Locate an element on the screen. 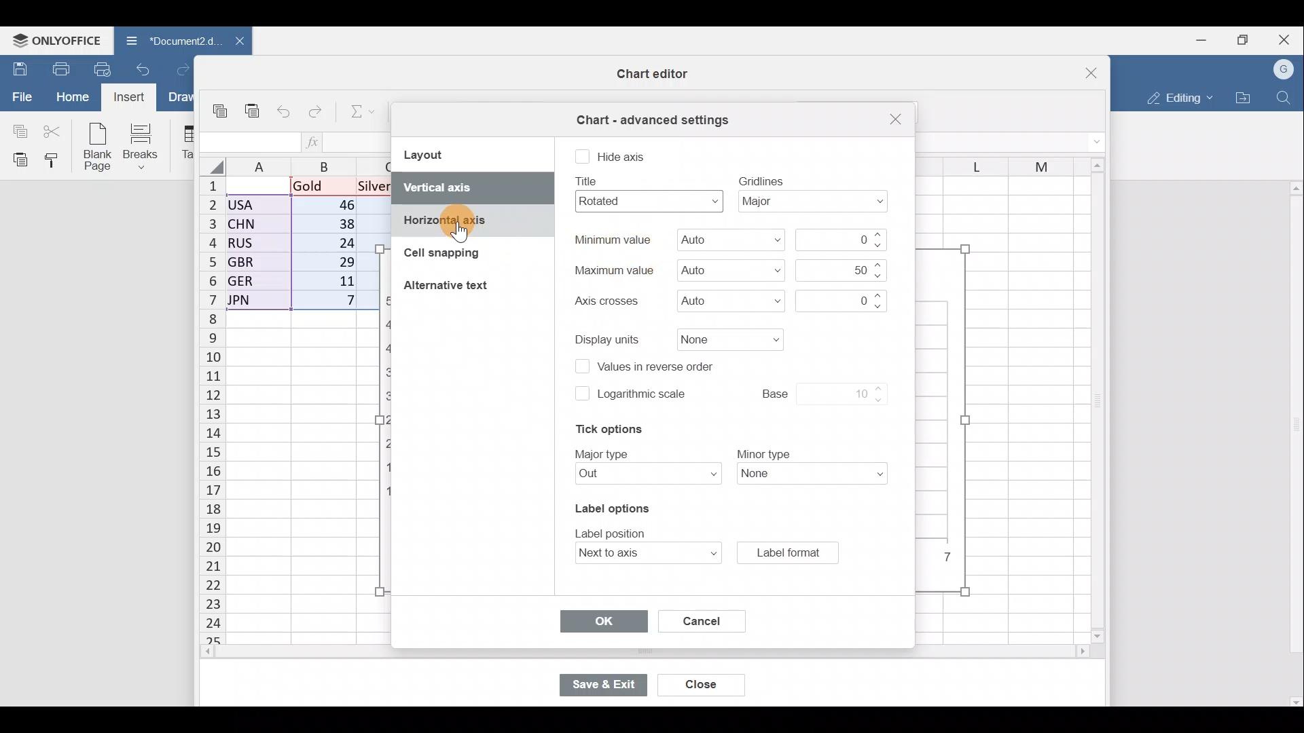 The width and height of the screenshot is (1304, 733). Axis crosses is located at coordinates (730, 299).